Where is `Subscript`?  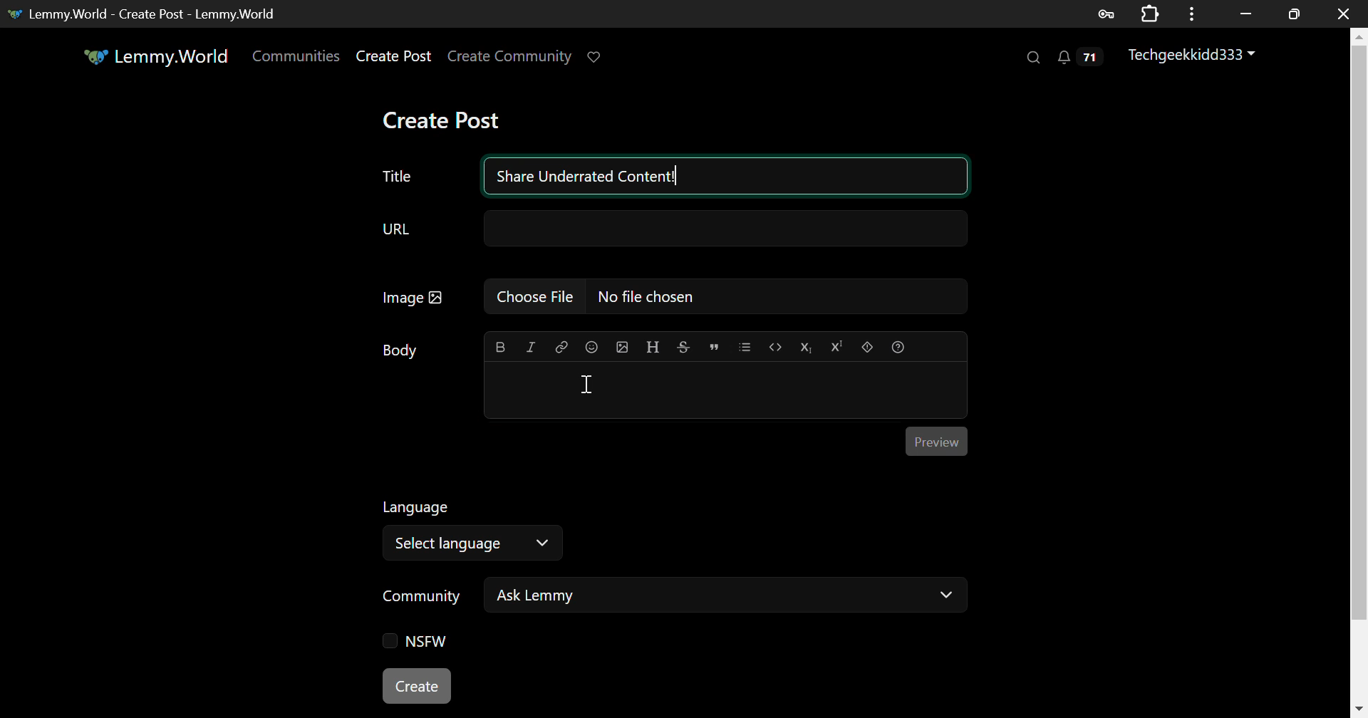 Subscript is located at coordinates (804, 347).